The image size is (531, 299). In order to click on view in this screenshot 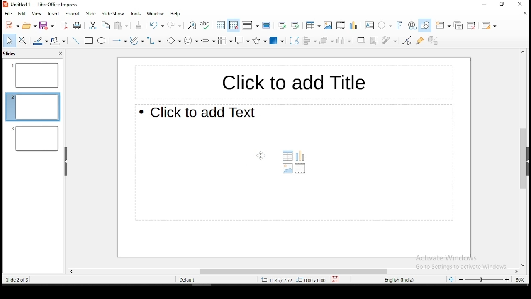, I will do `click(37, 14)`.